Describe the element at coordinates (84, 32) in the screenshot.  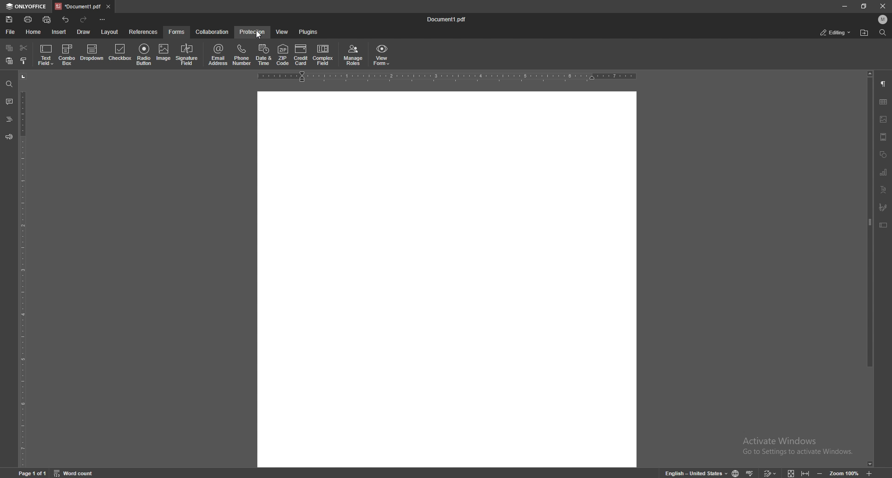
I see `draw` at that location.